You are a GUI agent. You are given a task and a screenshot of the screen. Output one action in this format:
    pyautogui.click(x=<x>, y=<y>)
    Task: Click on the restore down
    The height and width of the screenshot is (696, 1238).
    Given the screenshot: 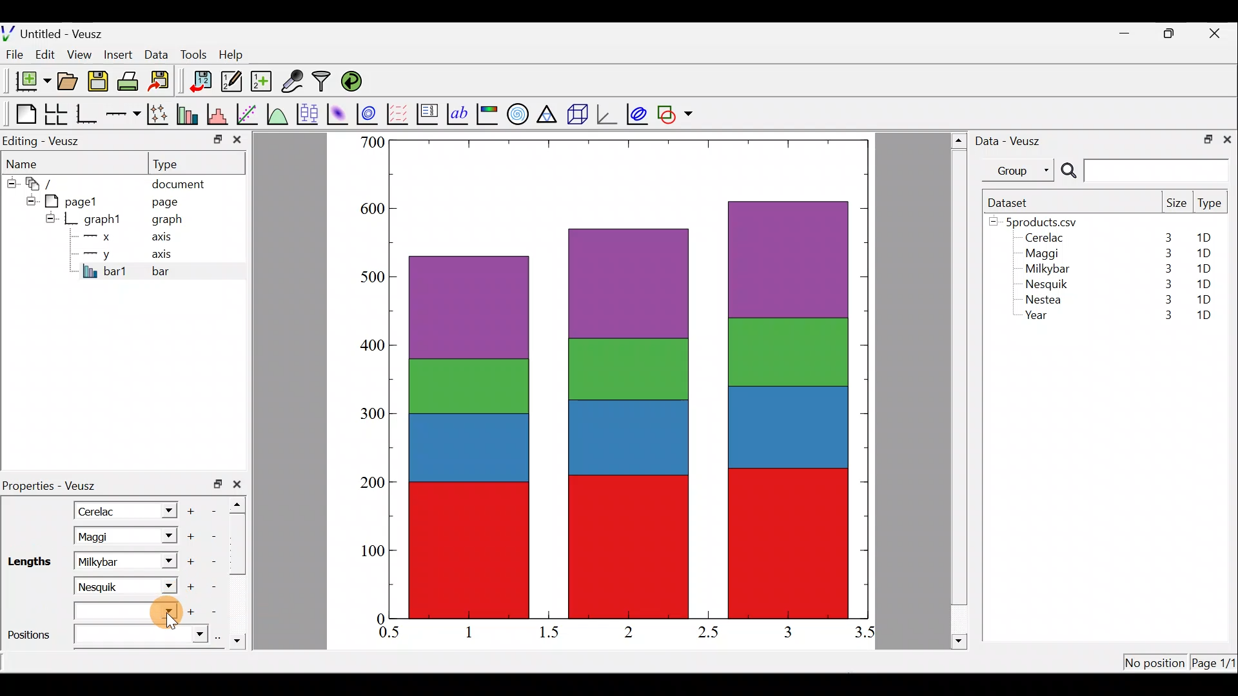 What is the action you would take?
    pyautogui.click(x=1204, y=138)
    